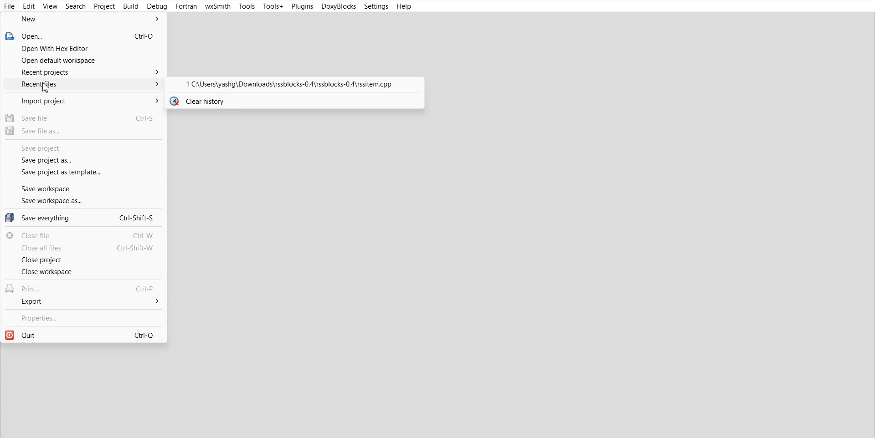 This screenshot has height=438, width=875. What do you see at coordinates (83, 272) in the screenshot?
I see `Close workspace` at bounding box center [83, 272].